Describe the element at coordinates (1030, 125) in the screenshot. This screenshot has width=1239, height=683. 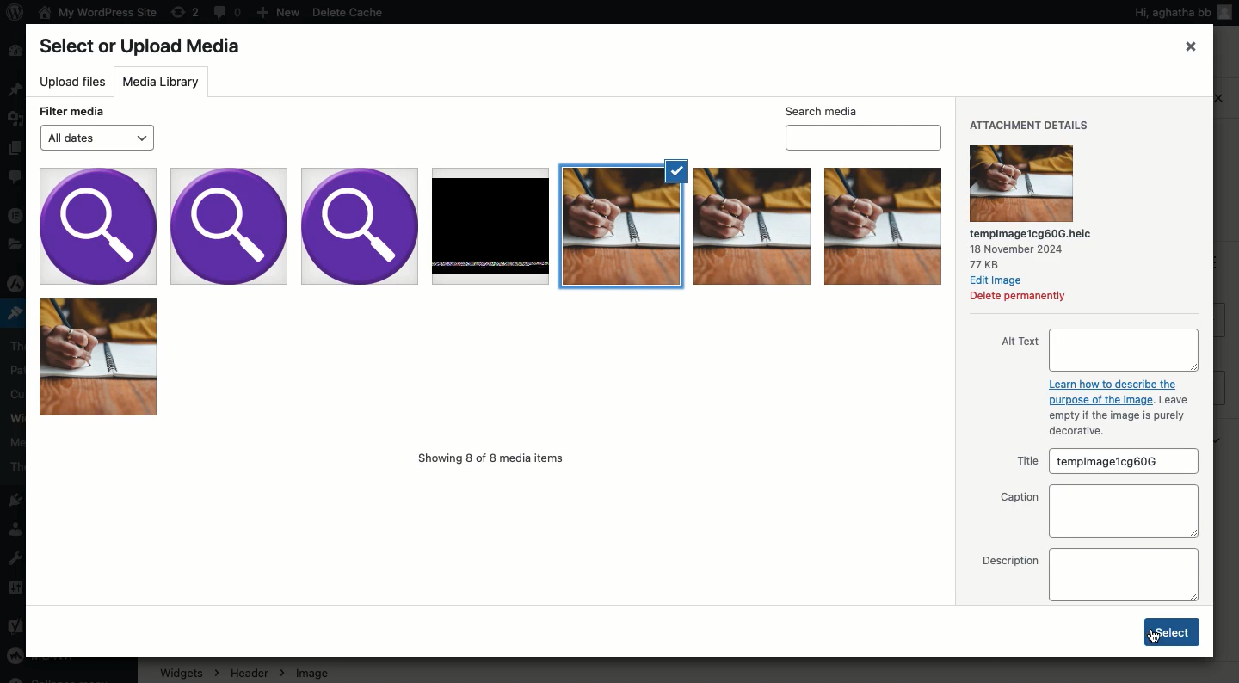
I see `Attachment details` at that location.